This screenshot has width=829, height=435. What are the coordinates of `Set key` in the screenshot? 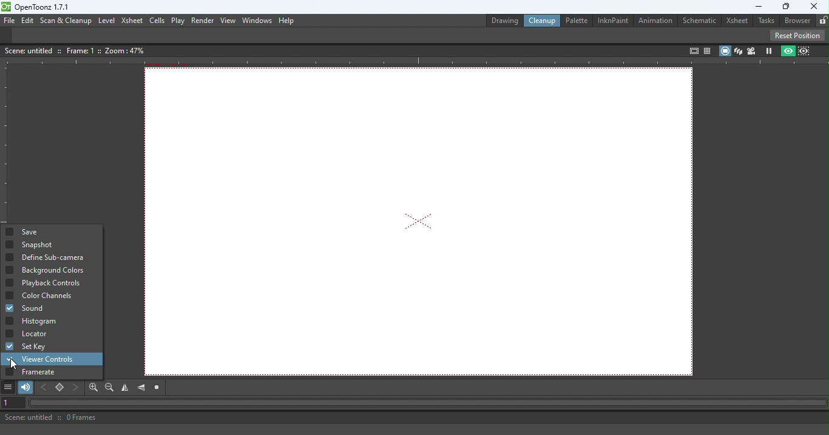 It's located at (60, 388).